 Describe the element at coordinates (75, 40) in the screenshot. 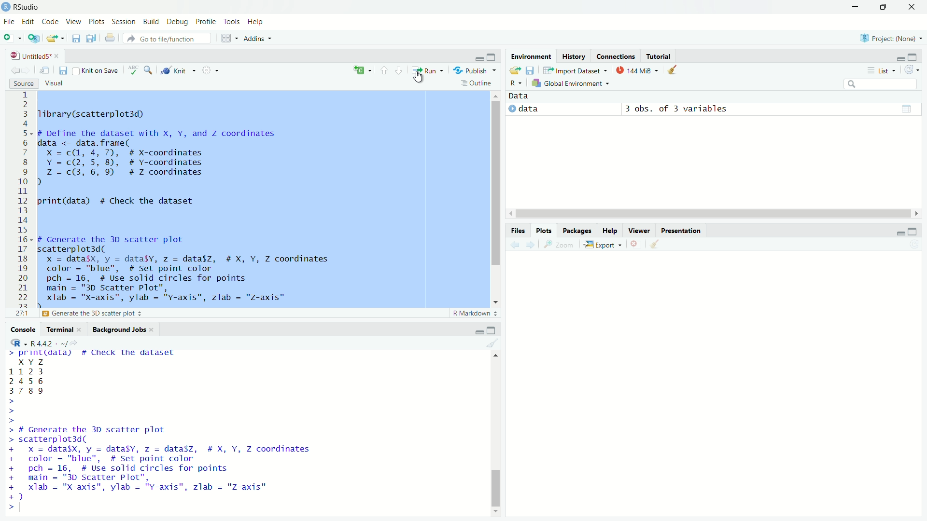

I see `save current document` at that location.